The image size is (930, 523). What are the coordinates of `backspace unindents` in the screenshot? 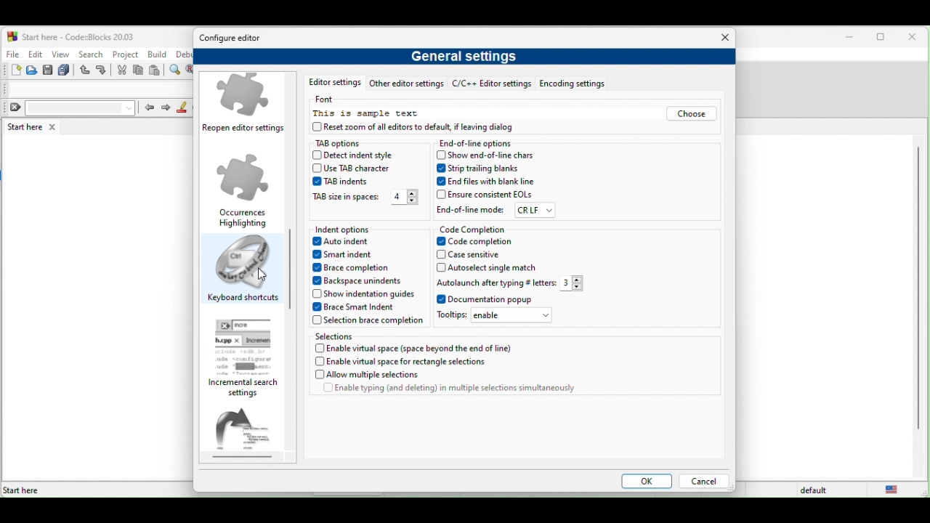 It's located at (363, 280).